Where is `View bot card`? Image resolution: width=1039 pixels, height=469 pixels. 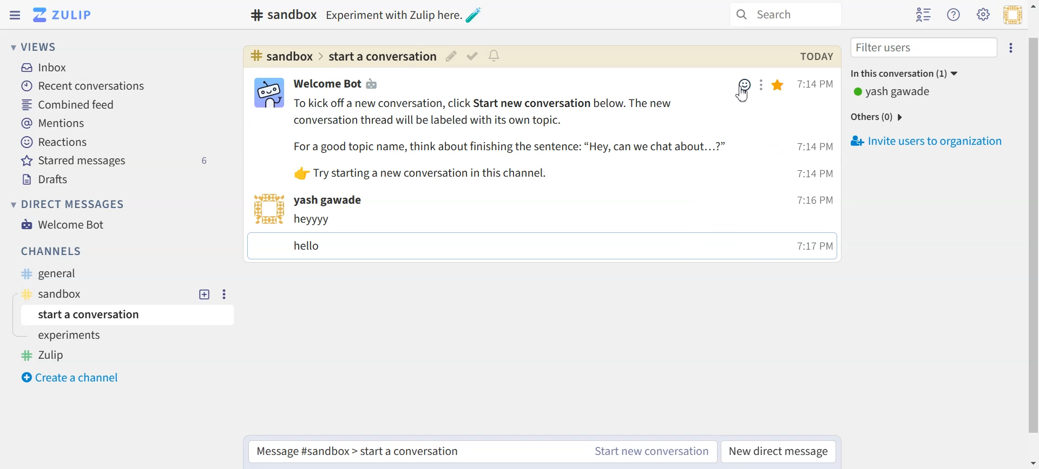 View bot card is located at coordinates (267, 93).